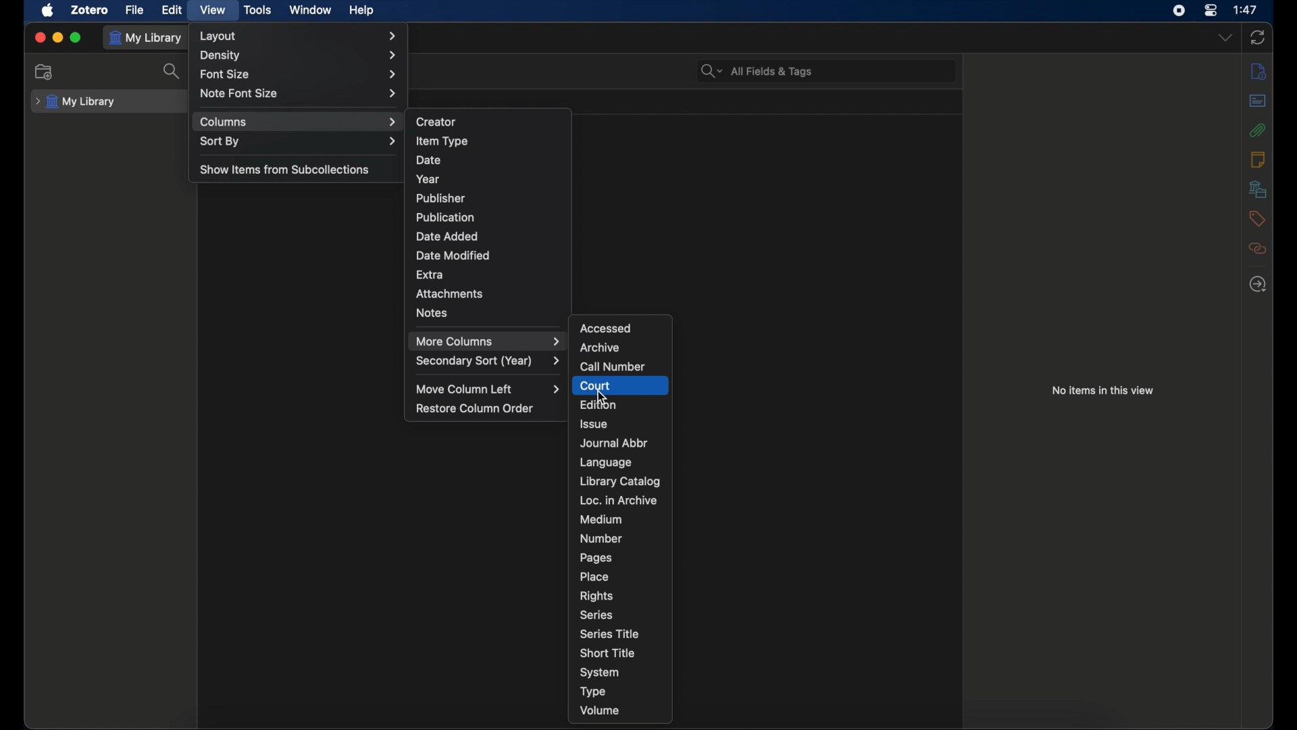 This screenshot has height=730, width=1297. I want to click on density, so click(301, 56).